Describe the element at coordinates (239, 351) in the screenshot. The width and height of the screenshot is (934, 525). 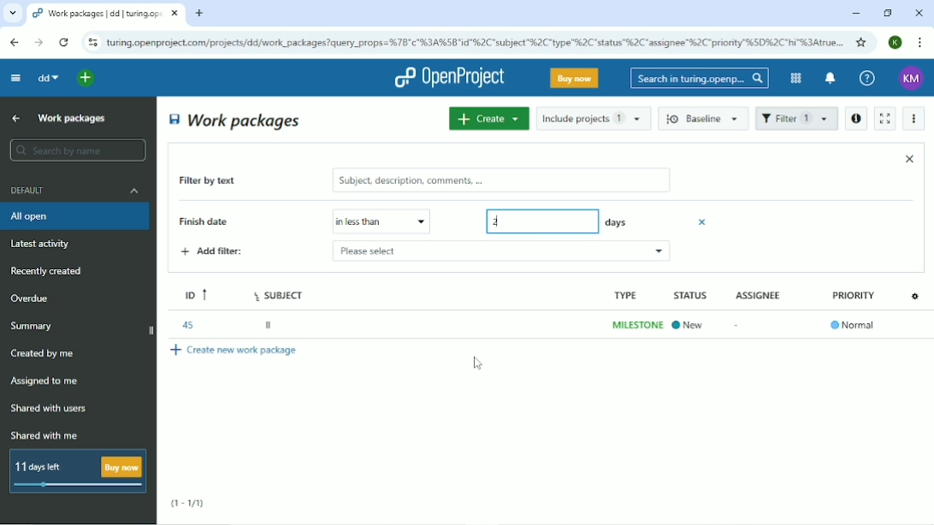
I see `Create new work package` at that location.